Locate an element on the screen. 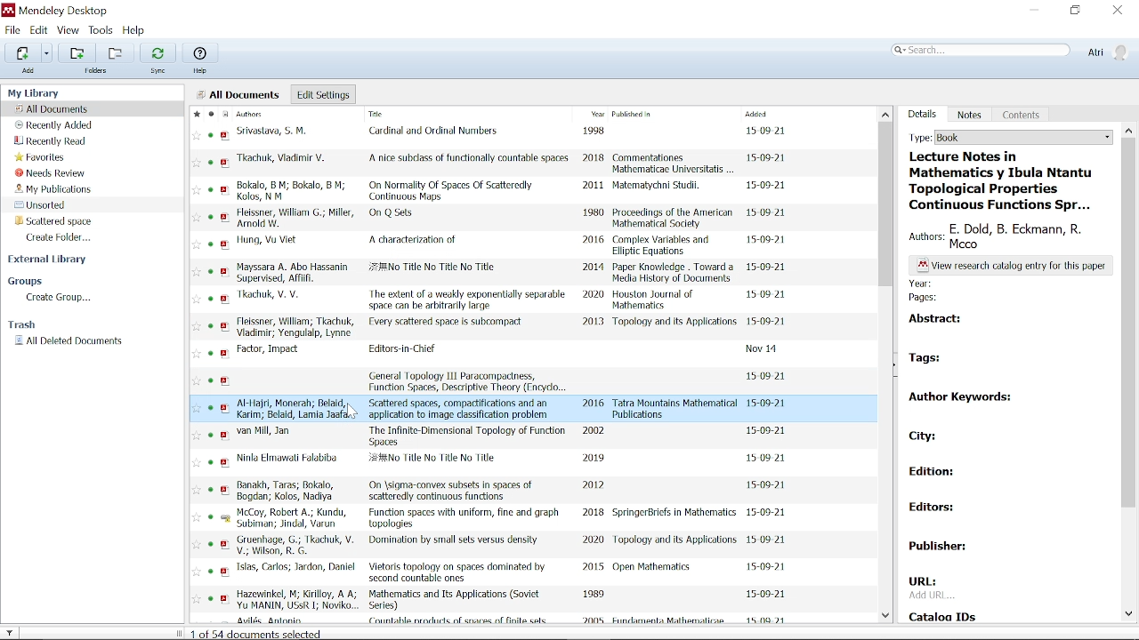  title is located at coordinates (452, 491).